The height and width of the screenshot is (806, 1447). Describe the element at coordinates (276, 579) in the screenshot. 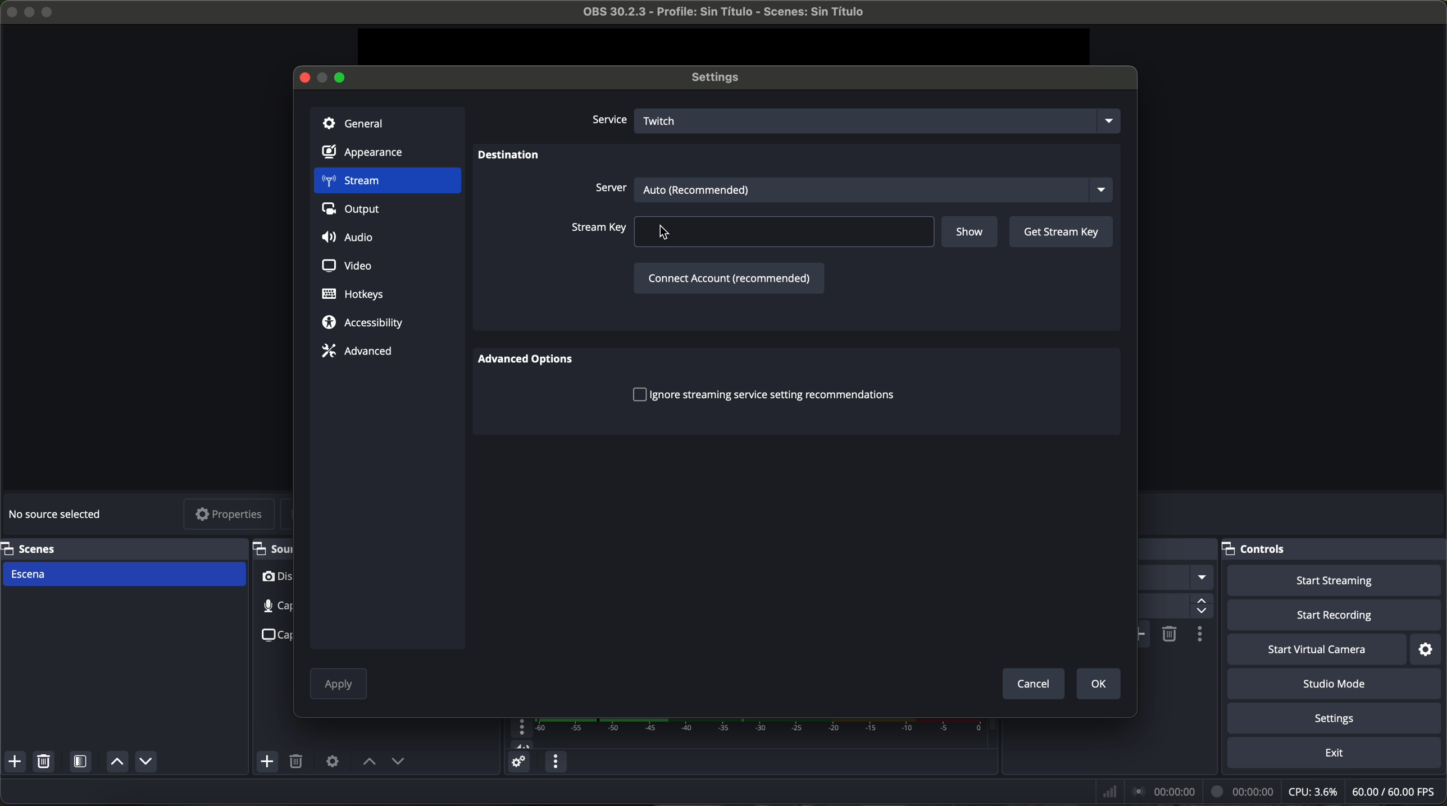

I see `video capture device` at that location.